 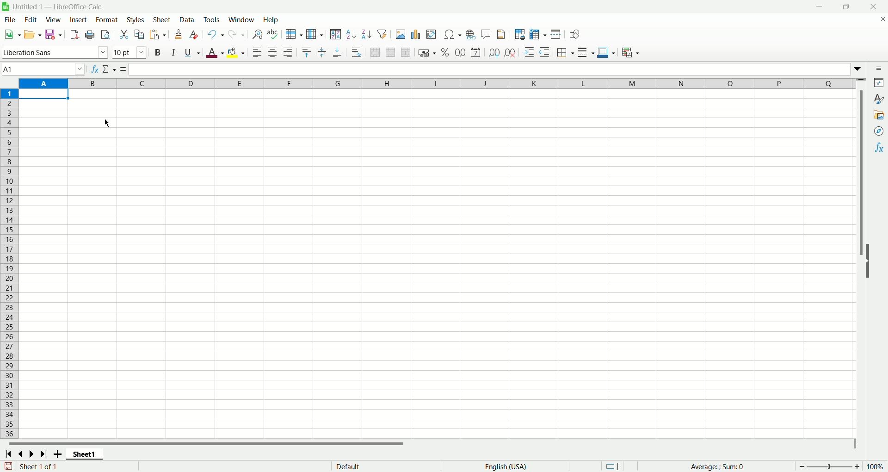 I want to click on remove decimal place, so click(x=510, y=53).